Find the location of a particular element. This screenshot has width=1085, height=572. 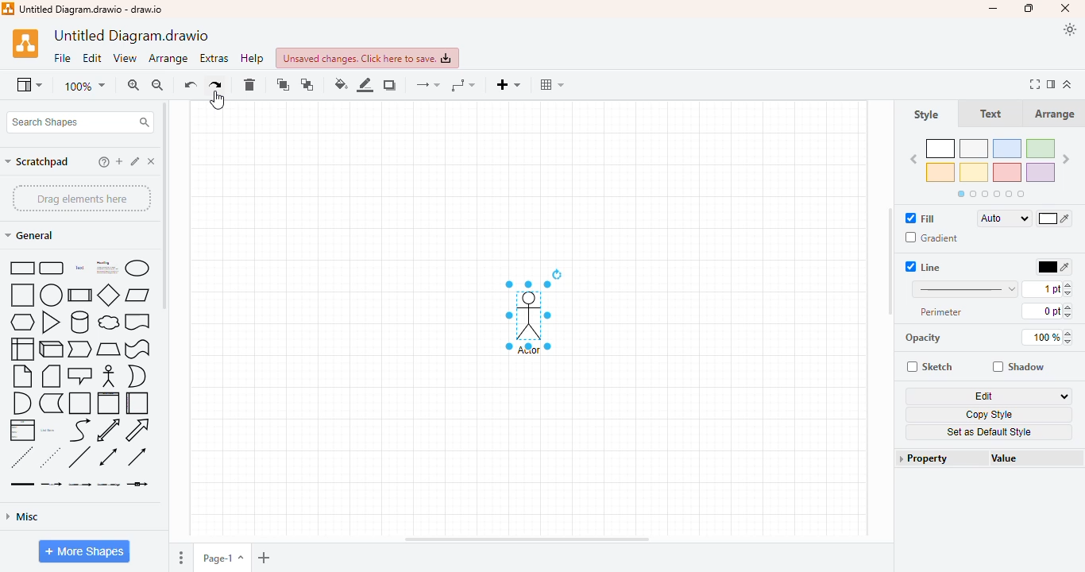

copy style is located at coordinates (990, 415).